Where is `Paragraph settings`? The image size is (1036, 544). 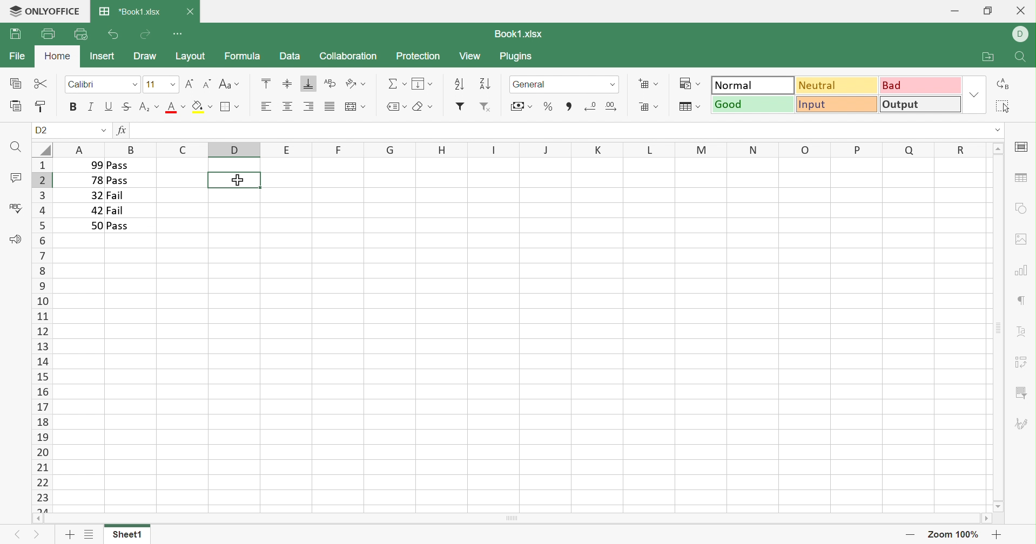 Paragraph settings is located at coordinates (1024, 300).